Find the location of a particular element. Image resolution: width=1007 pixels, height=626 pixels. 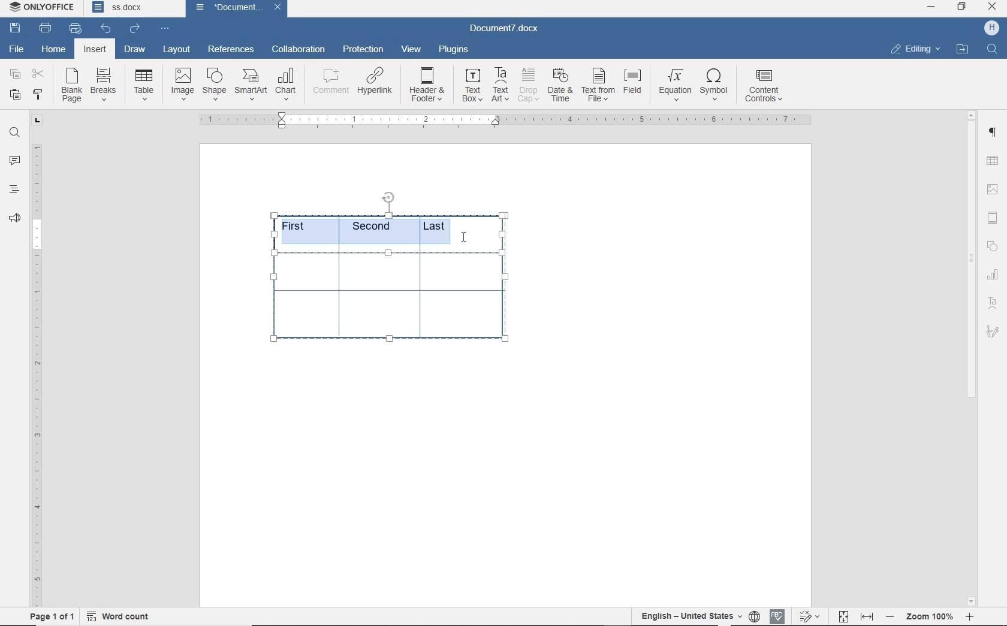

symbol is located at coordinates (716, 84).